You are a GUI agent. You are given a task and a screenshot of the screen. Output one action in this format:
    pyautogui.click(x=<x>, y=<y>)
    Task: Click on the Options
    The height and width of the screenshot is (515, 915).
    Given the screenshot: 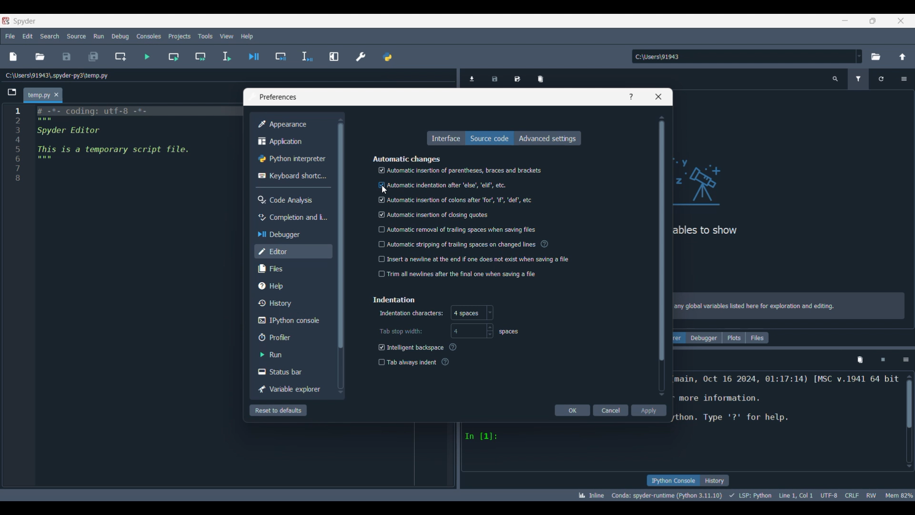 What is the action you would take?
    pyautogui.click(x=904, y=79)
    